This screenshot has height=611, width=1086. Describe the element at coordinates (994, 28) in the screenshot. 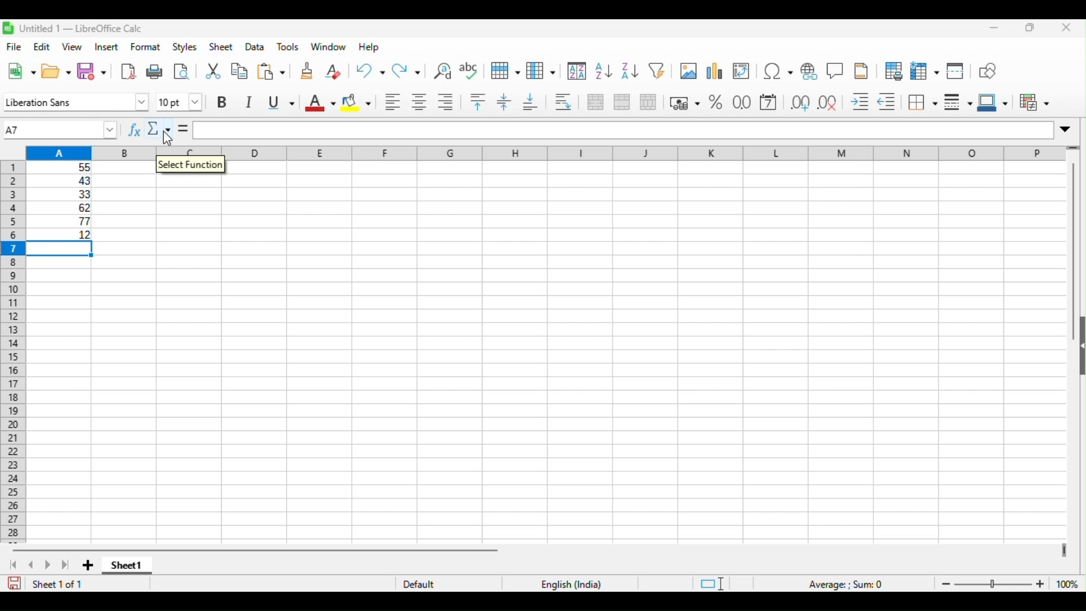

I see `minimize` at that location.